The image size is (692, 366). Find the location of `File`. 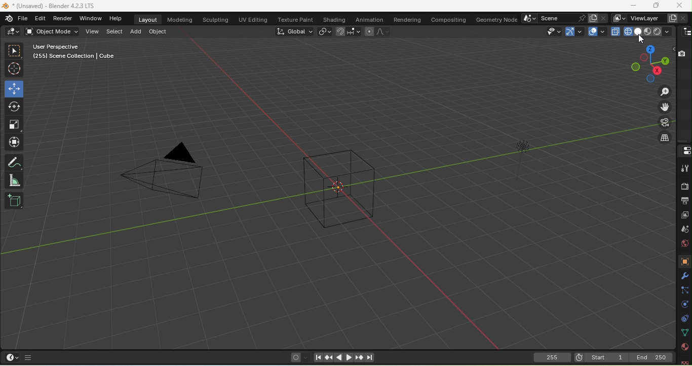

File is located at coordinates (47, 6).